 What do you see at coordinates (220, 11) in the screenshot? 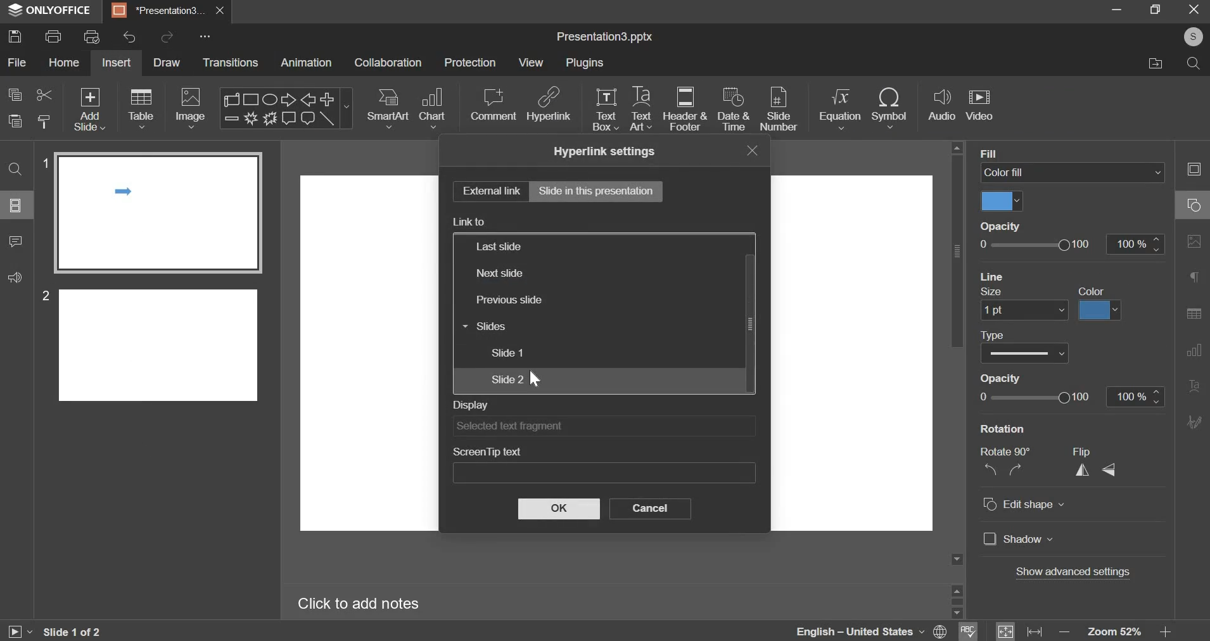
I see `close` at bounding box center [220, 11].